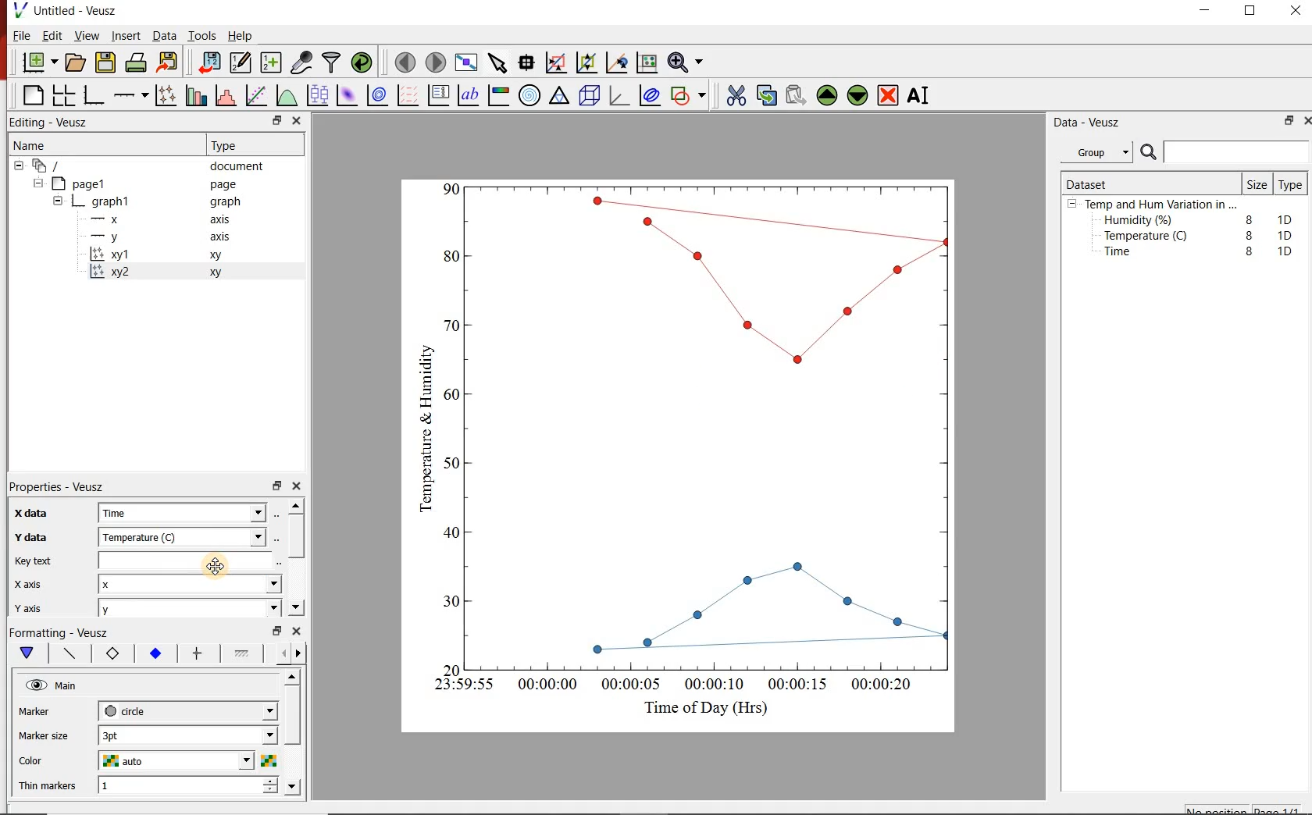 Image resolution: width=1312 pixels, height=815 pixels. What do you see at coordinates (269, 782) in the screenshot?
I see `increase` at bounding box center [269, 782].